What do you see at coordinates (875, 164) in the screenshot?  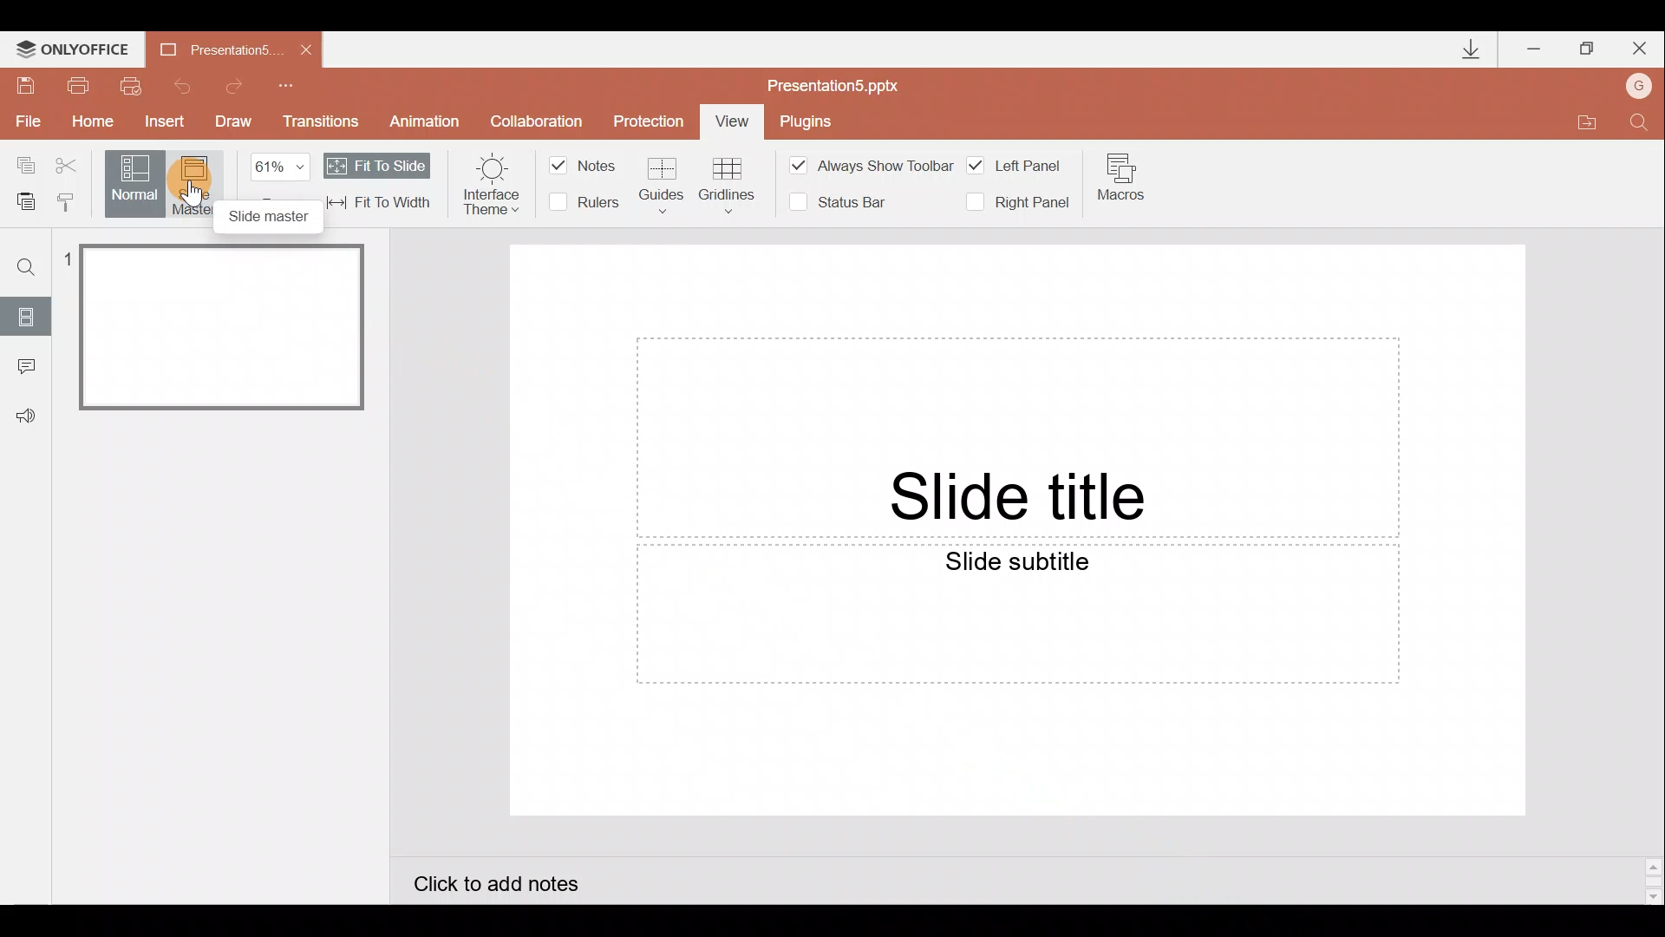 I see `Always show toolbar` at bounding box center [875, 164].